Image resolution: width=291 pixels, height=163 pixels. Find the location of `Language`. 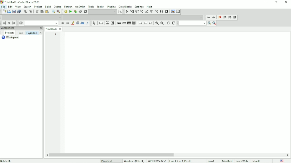

Language is located at coordinates (282, 161).